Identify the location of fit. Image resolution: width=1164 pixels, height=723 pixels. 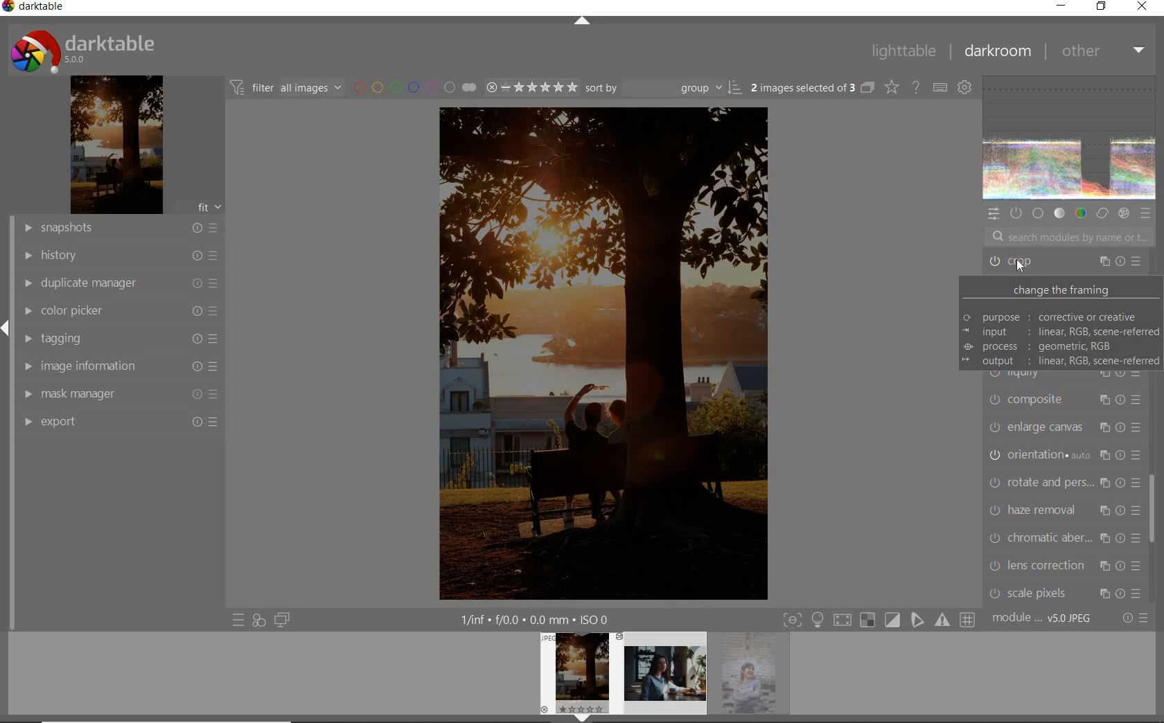
(209, 208).